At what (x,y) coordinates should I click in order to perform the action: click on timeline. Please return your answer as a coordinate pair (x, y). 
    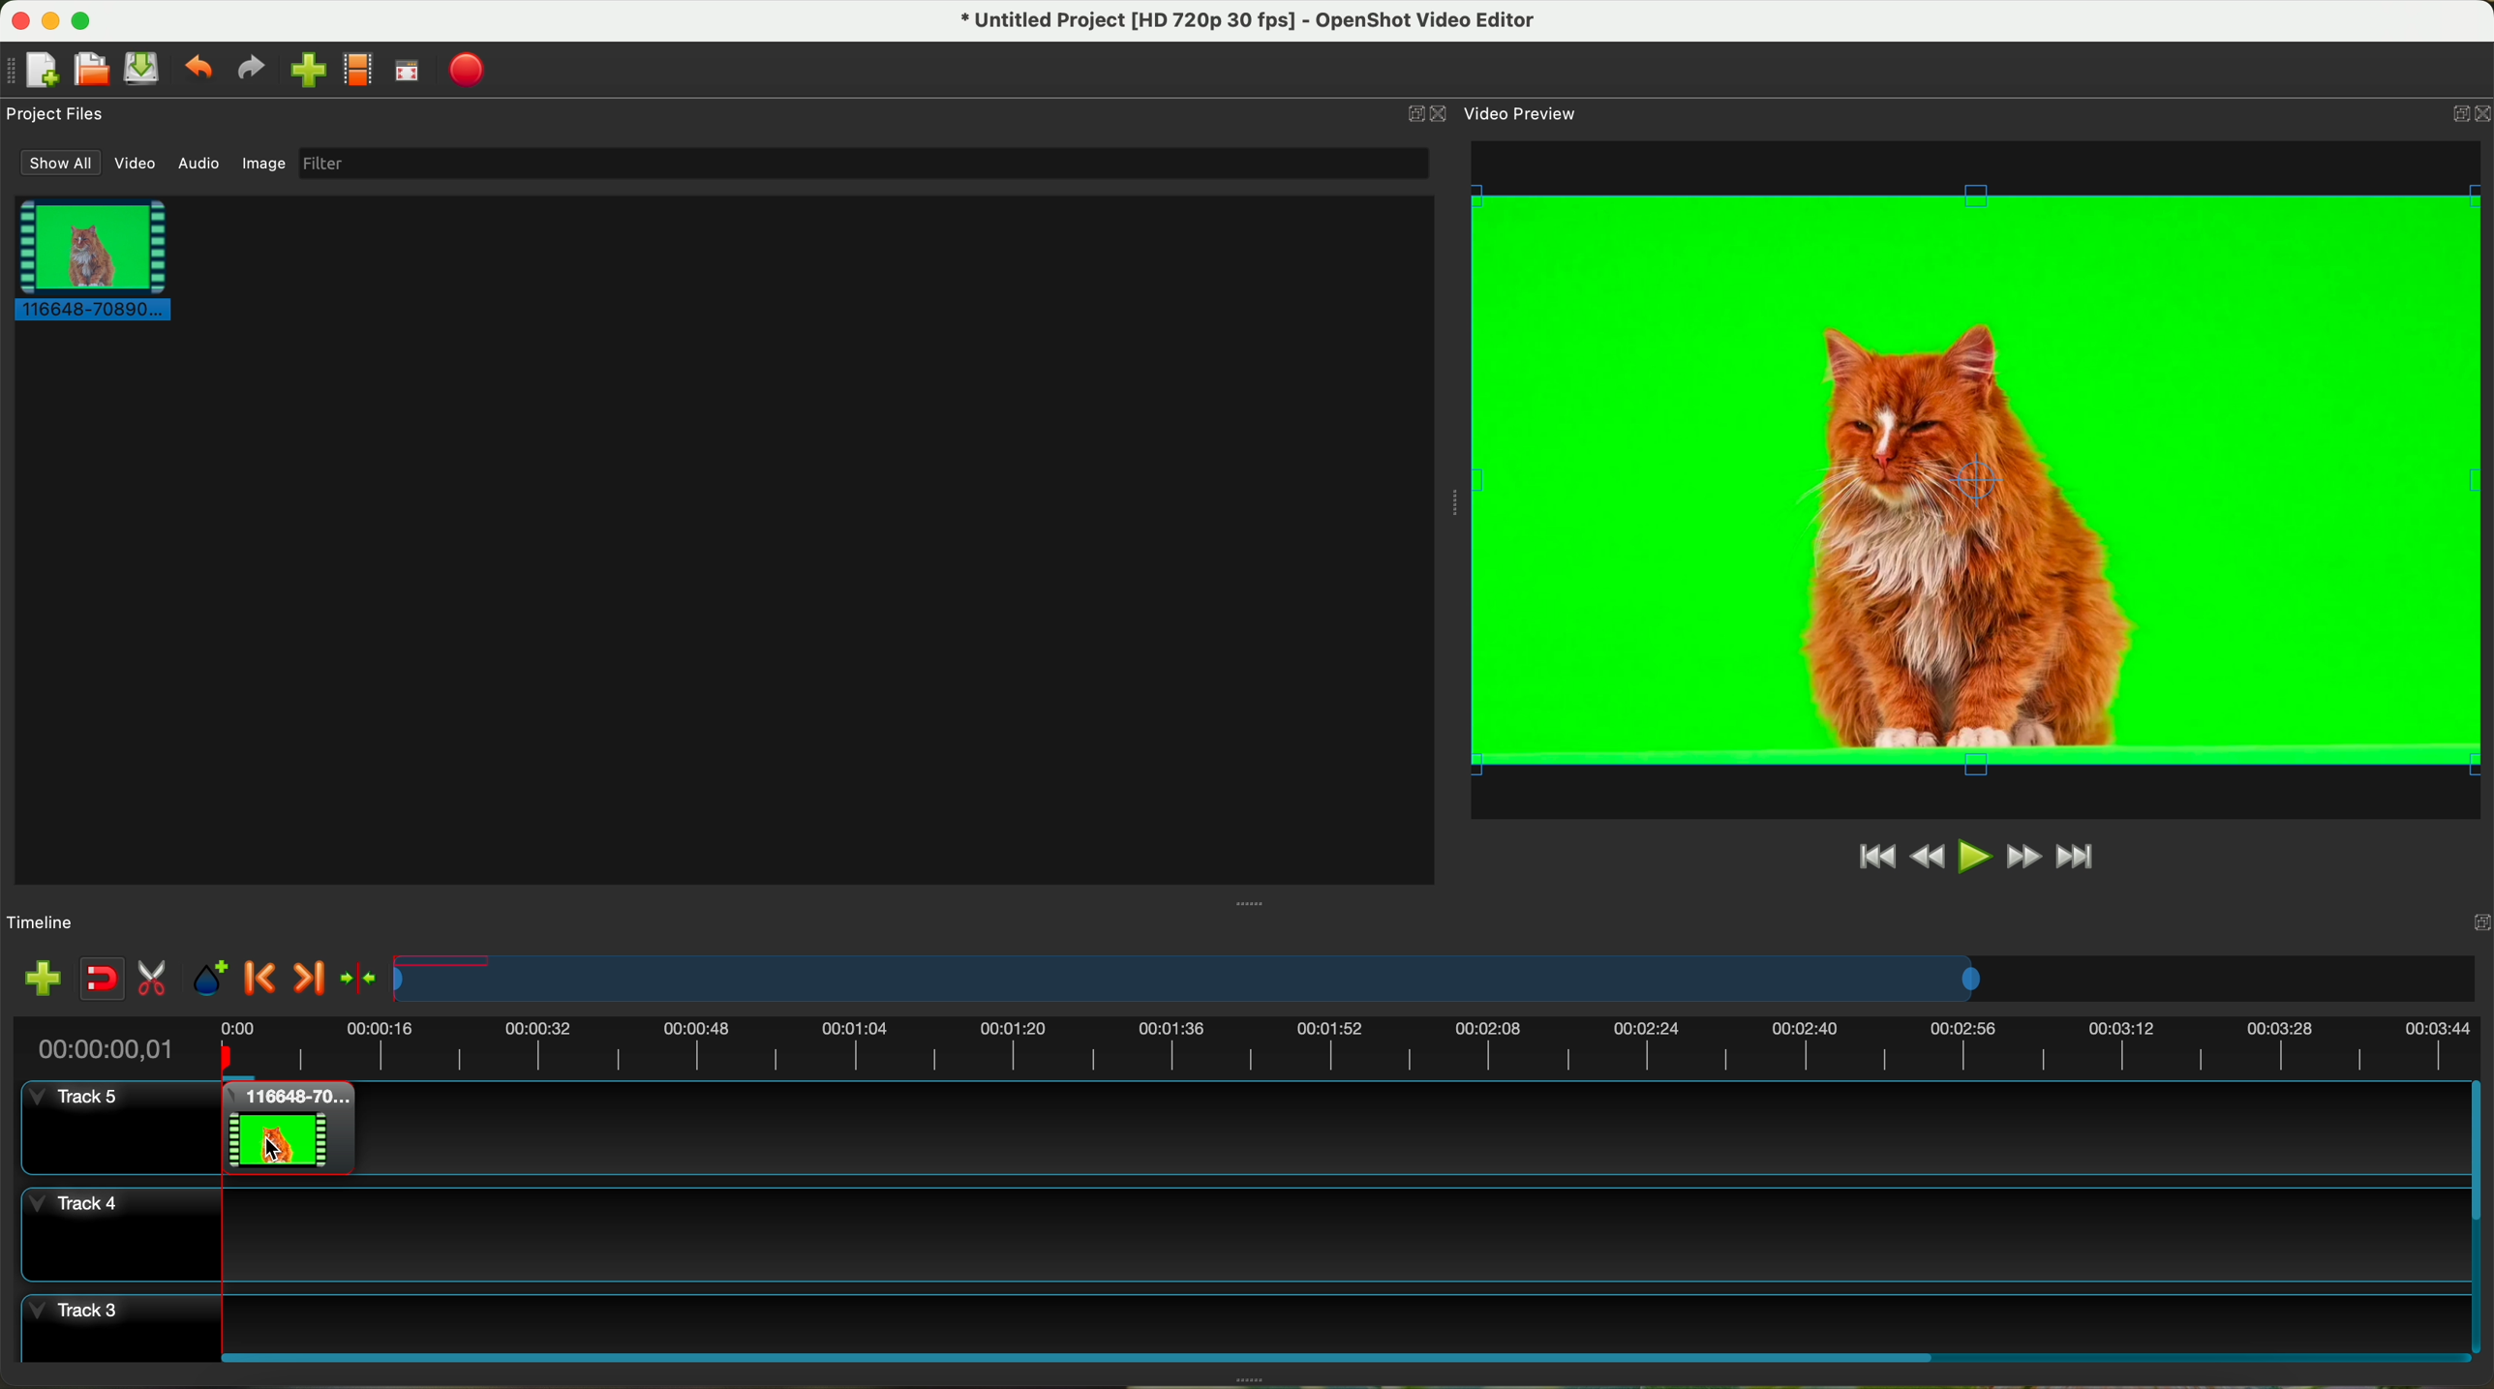
    Looking at the image, I should click on (42, 923).